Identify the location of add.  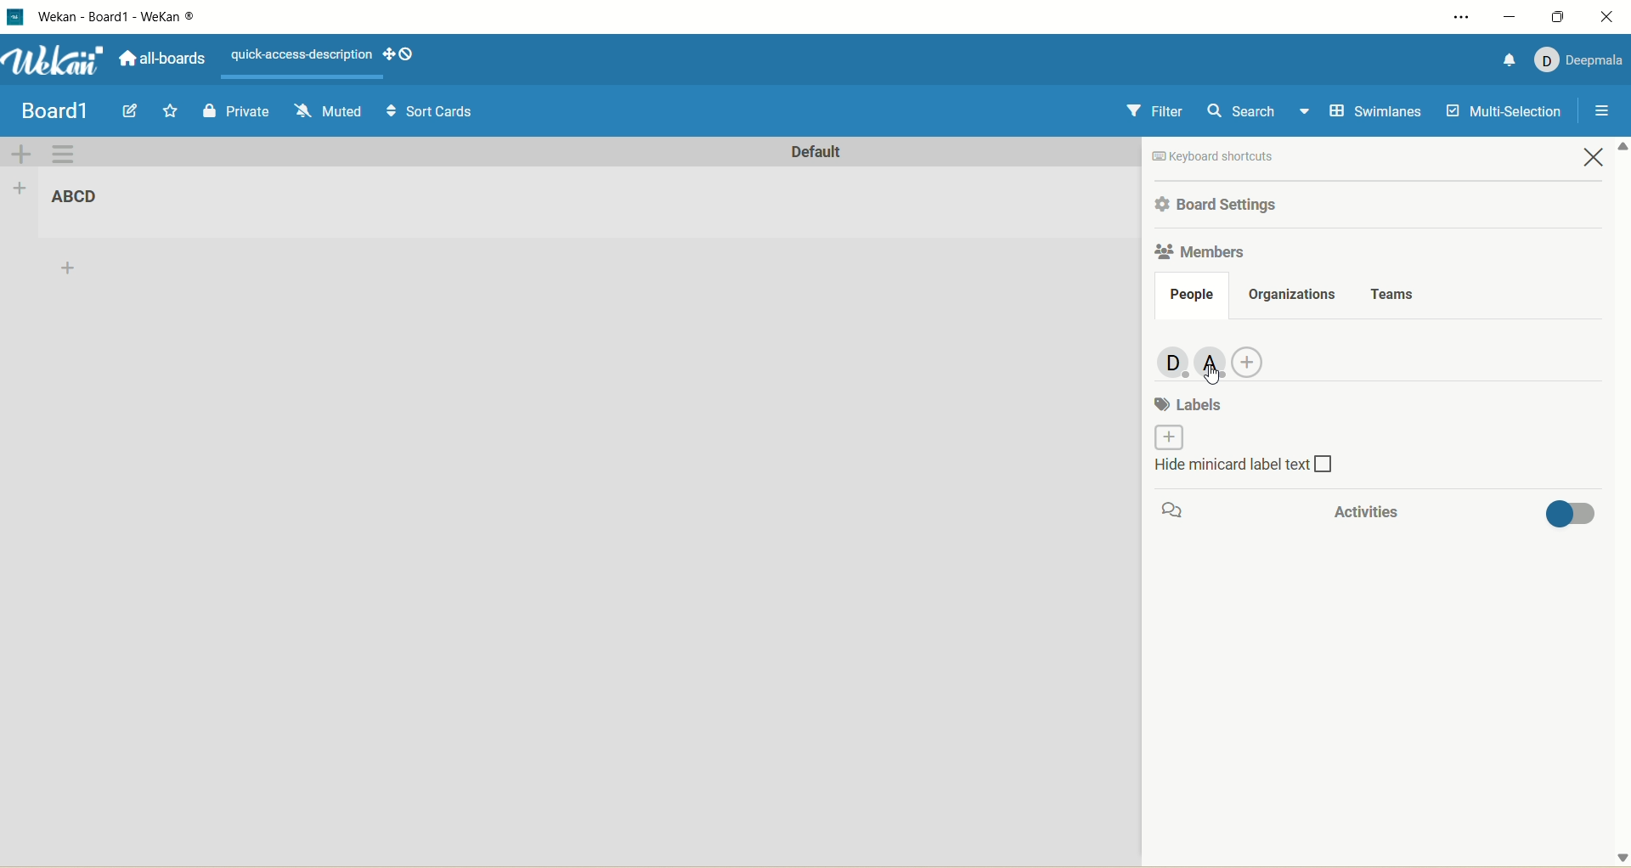
(1164, 437).